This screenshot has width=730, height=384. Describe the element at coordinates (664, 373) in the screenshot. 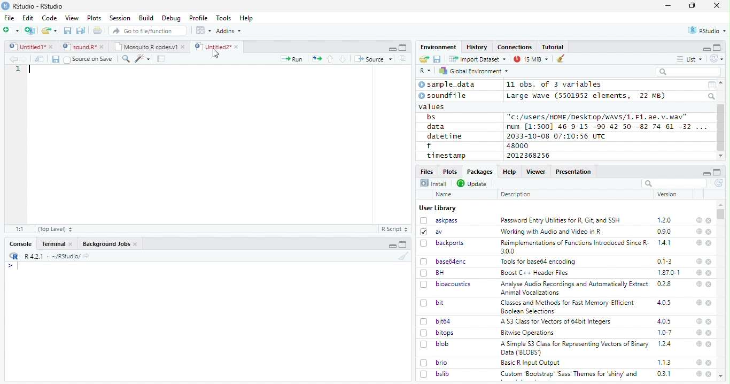

I see `0.3.1` at that location.